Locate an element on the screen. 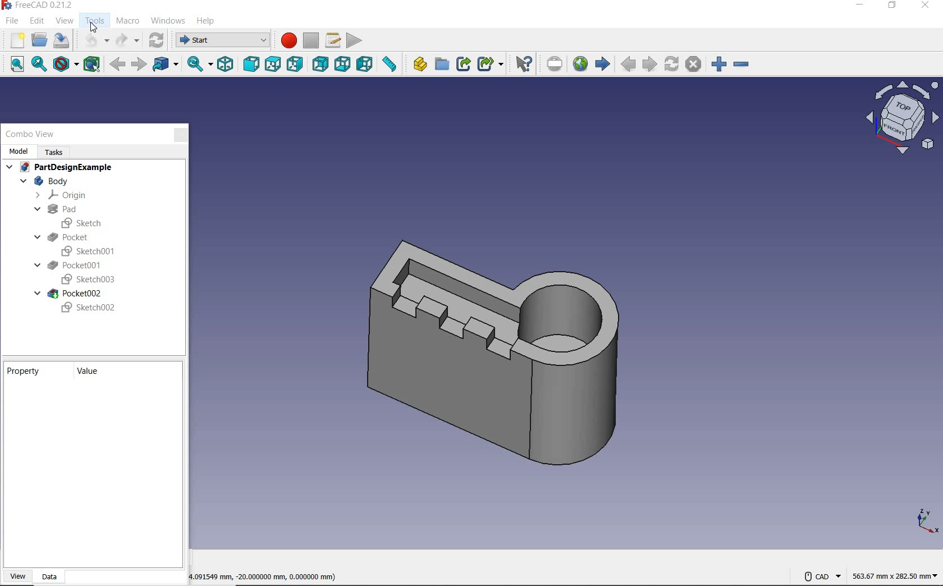 Image resolution: width=943 pixels, height=586 pixels. Macro recording is located at coordinates (286, 40).